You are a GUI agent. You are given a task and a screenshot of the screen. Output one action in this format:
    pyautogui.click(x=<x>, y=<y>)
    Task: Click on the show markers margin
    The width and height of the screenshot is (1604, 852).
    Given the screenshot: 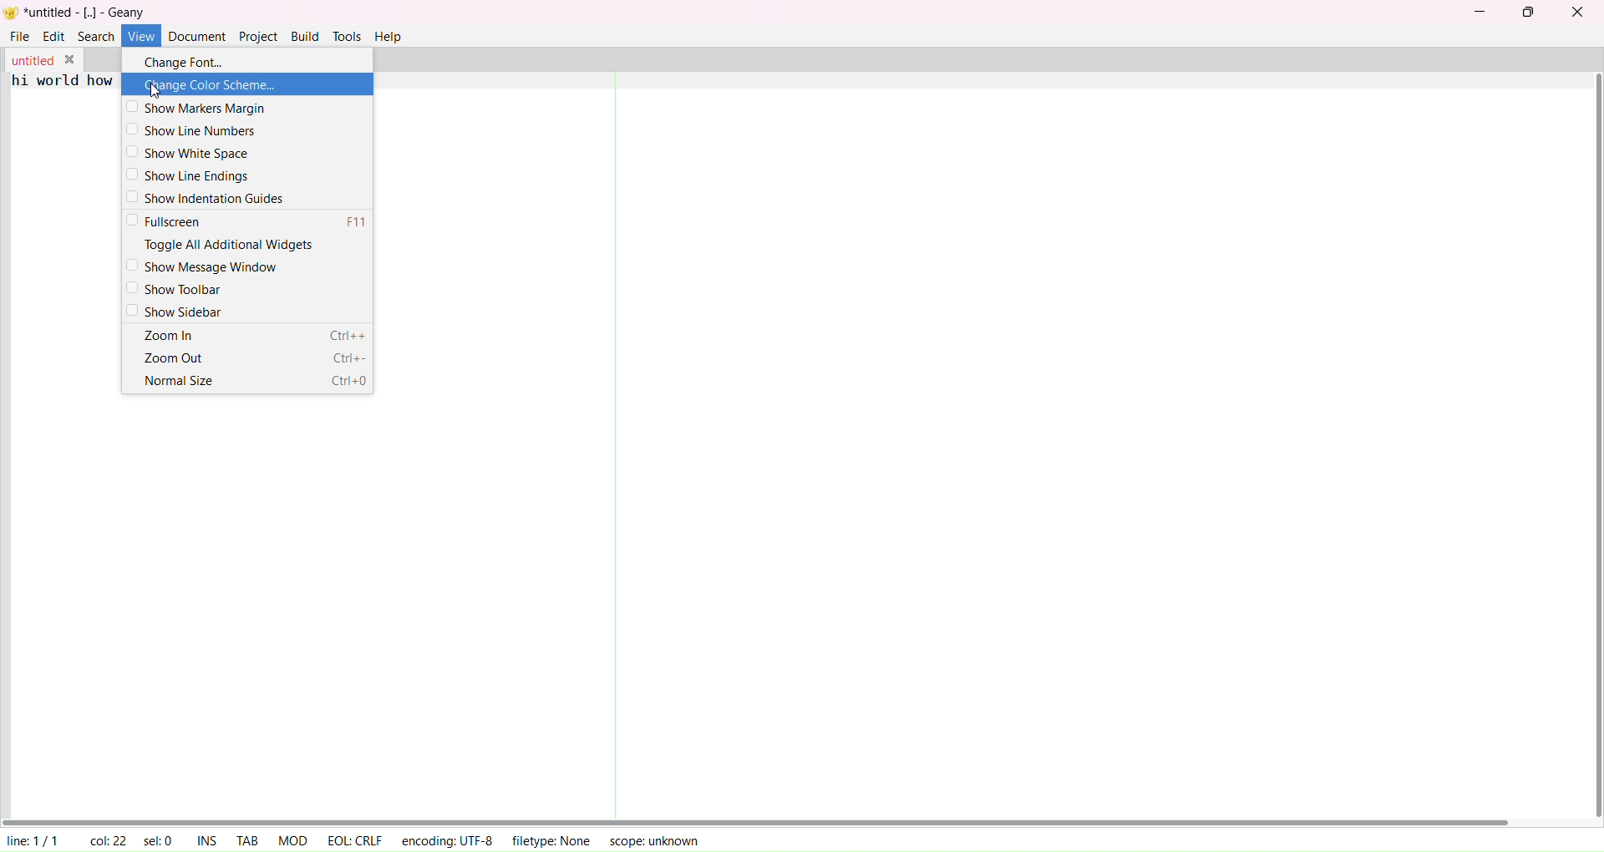 What is the action you would take?
    pyautogui.click(x=198, y=108)
    